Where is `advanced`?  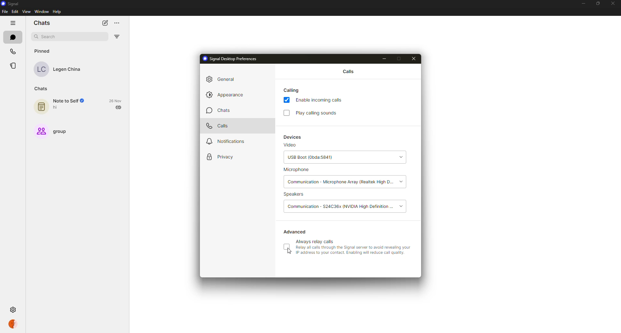
advanced is located at coordinates (295, 231).